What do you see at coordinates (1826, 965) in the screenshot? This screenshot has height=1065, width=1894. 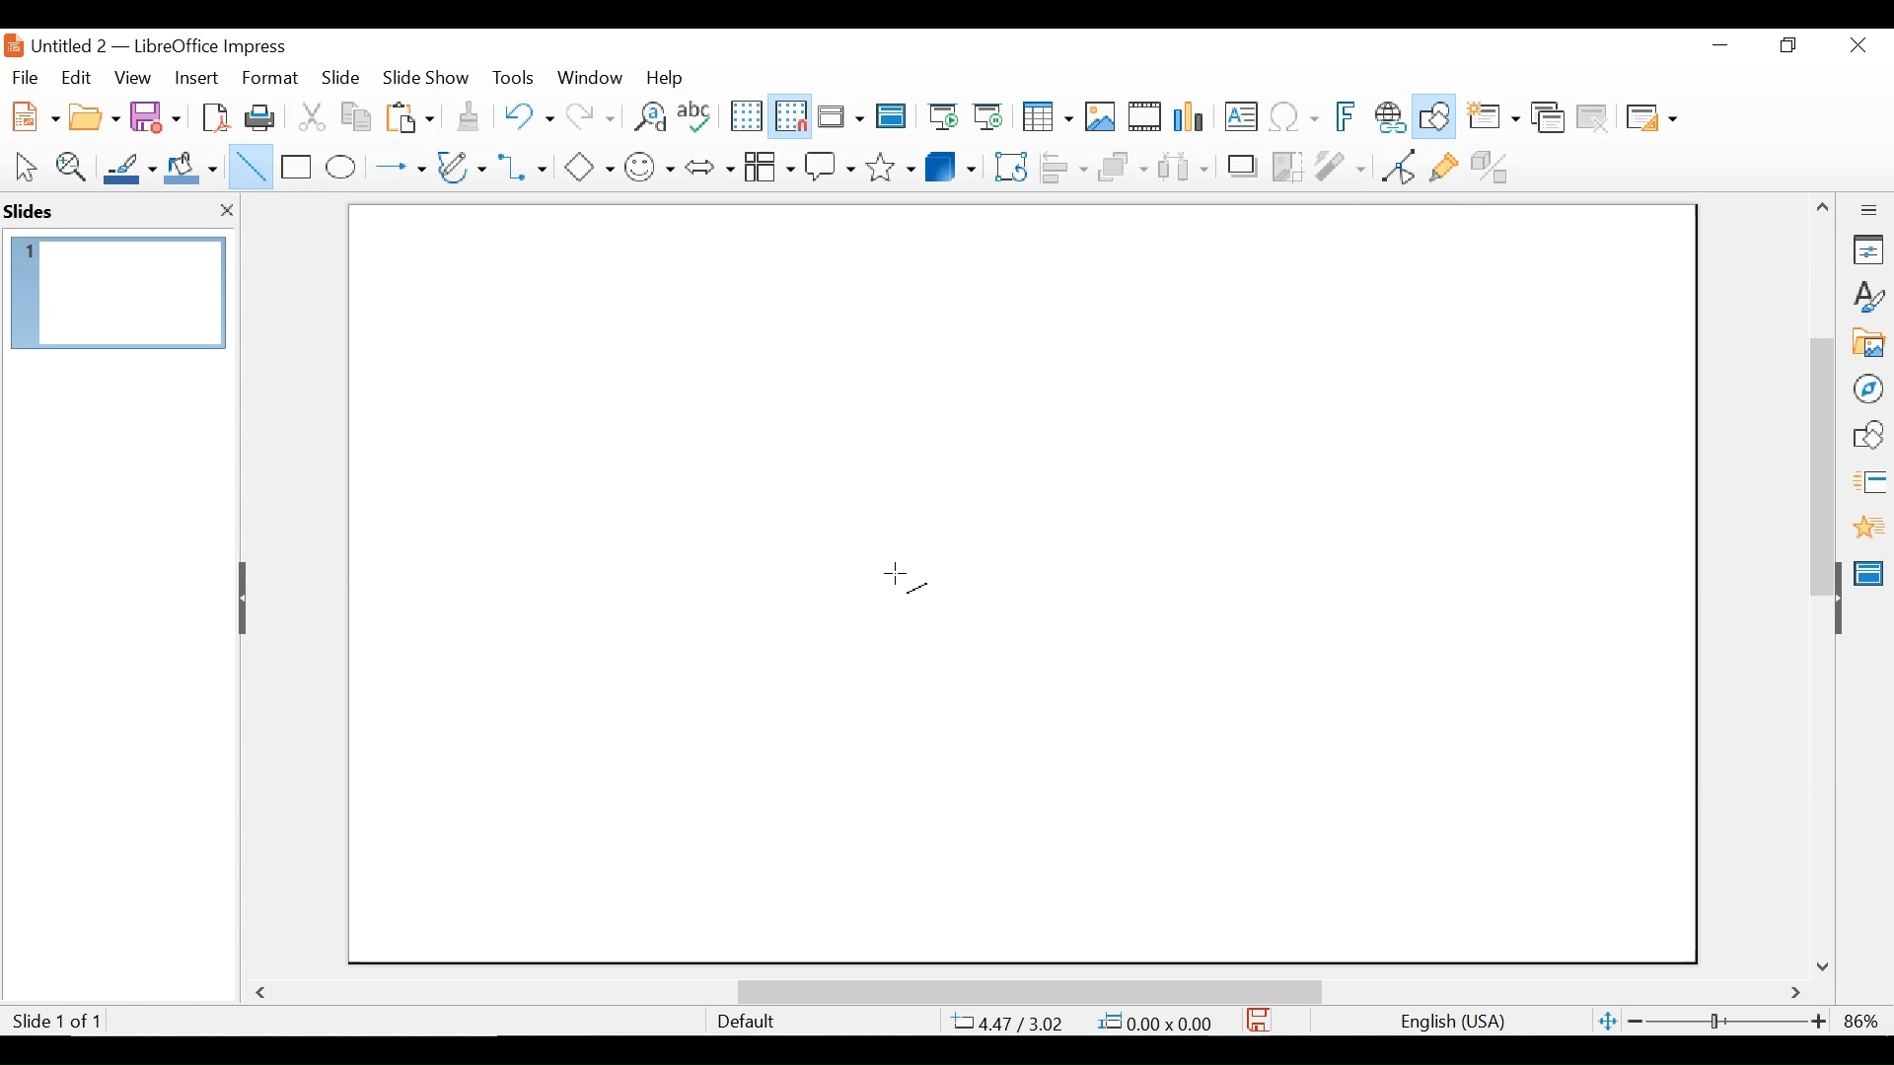 I see `86%` at bounding box center [1826, 965].